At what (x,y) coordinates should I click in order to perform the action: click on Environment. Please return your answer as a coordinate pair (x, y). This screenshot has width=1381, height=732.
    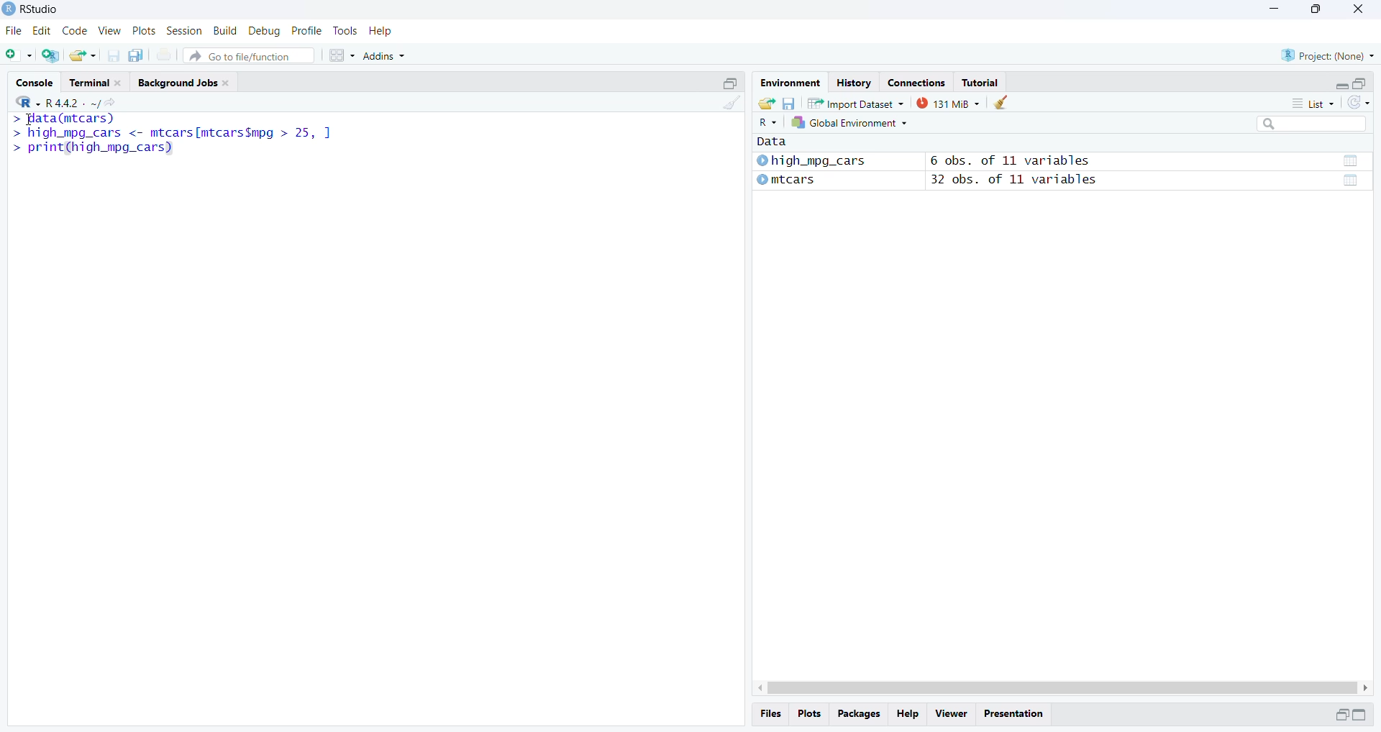
    Looking at the image, I should click on (788, 81).